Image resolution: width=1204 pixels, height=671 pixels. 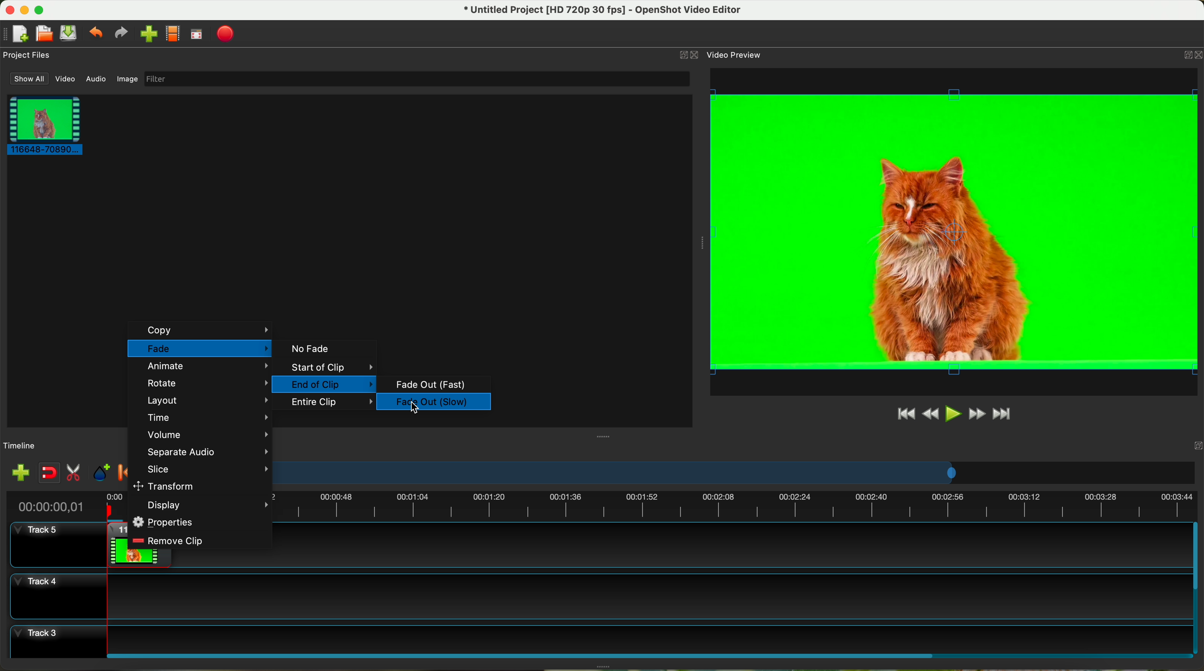 I want to click on remove clip, so click(x=169, y=541).